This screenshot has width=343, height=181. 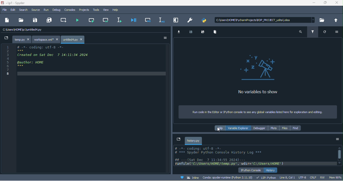 I want to click on , so click(x=216, y=32).